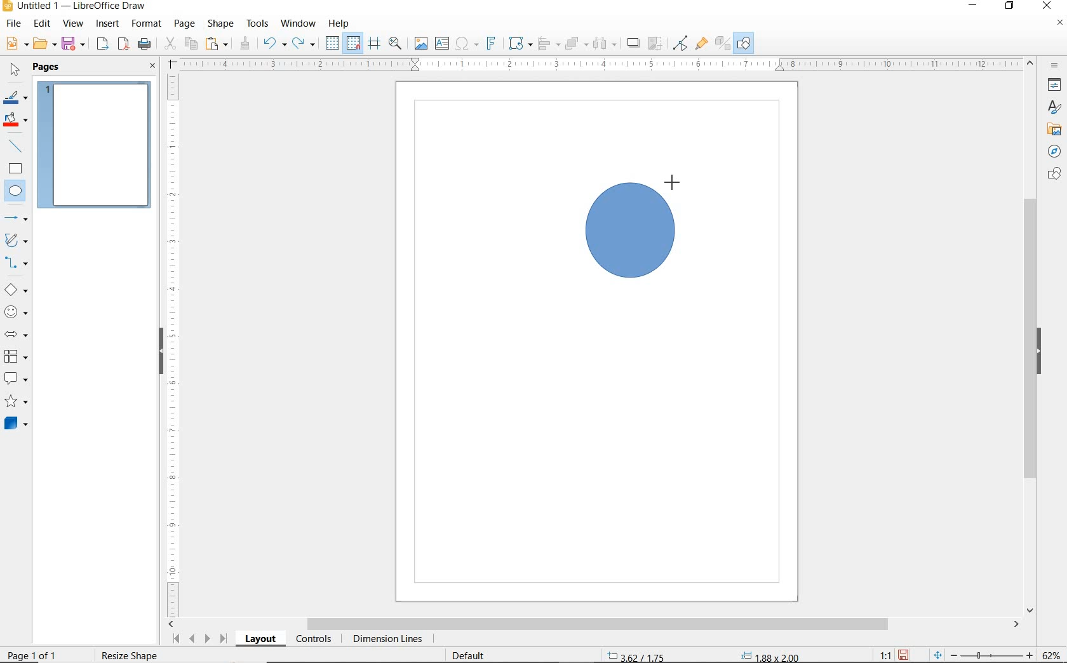  Describe the element at coordinates (15, 379) in the screenshot. I see `CALLOUT SHAPES` at that location.